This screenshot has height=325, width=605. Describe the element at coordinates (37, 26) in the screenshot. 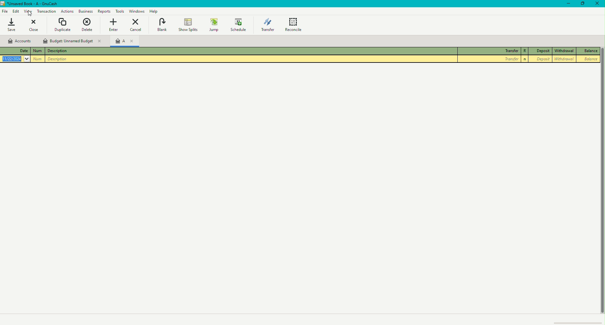

I see `Close` at that location.